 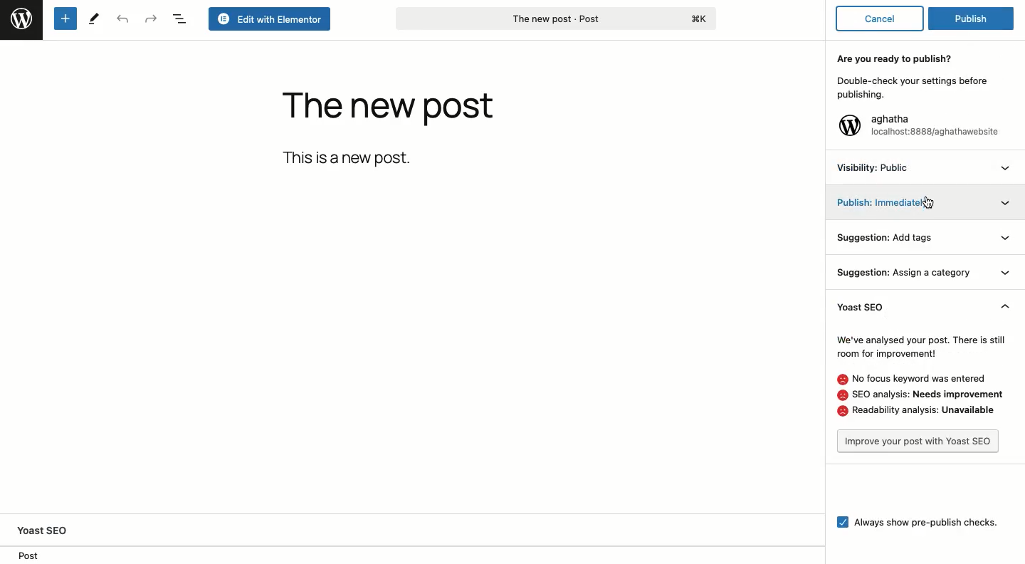 What do you see at coordinates (849, 125) in the screenshot?
I see `Wordpress logo` at bounding box center [849, 125].